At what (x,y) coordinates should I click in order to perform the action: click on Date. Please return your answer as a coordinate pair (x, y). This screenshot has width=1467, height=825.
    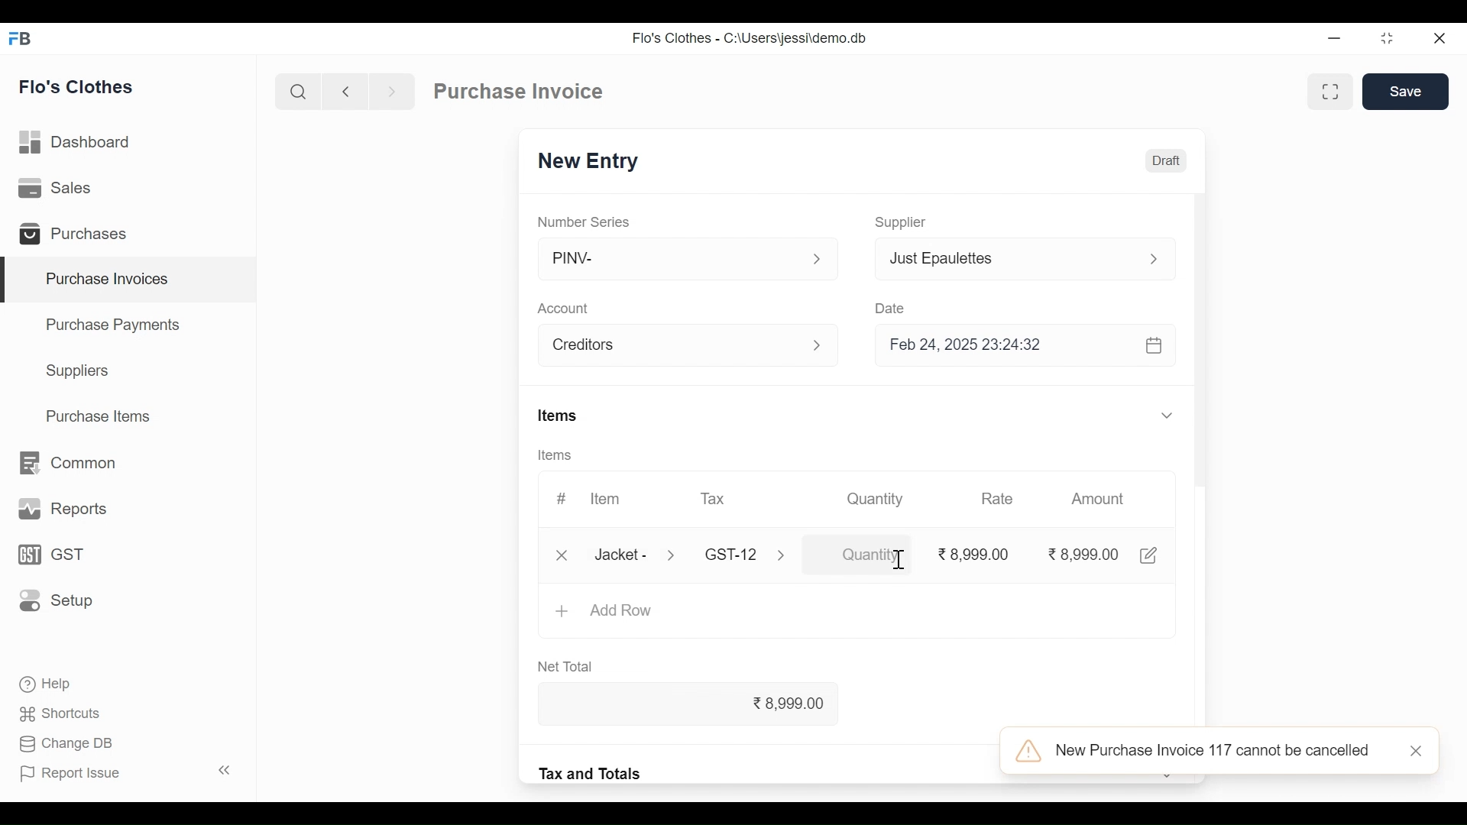
    Looking at the image, I should click on (890, 306).